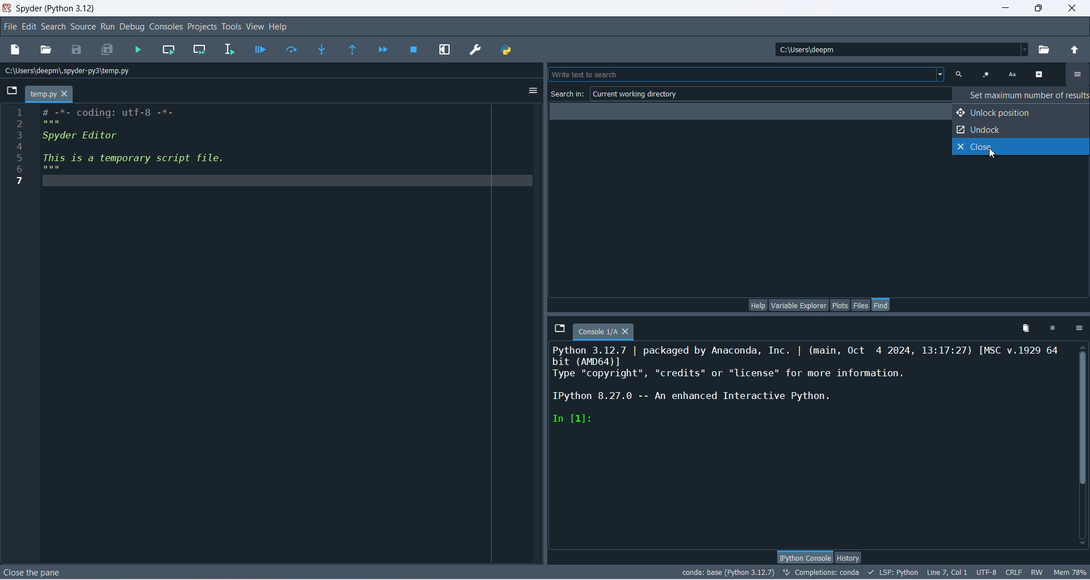 This screenshot has height=580, width=1090. I want to click on options, so click(532, 91).